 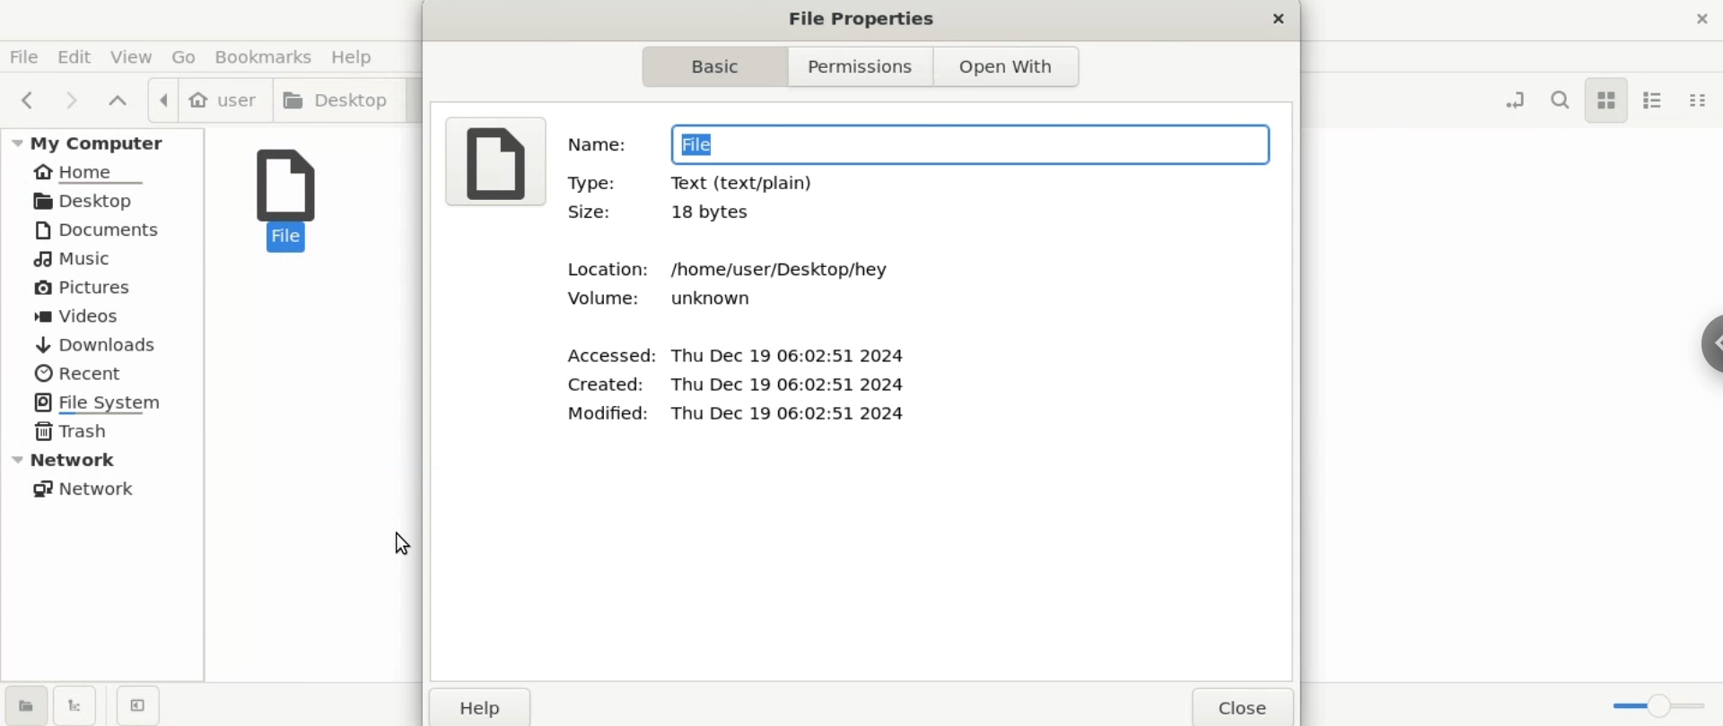 I want to click on file system, so click(x=102, y=403).